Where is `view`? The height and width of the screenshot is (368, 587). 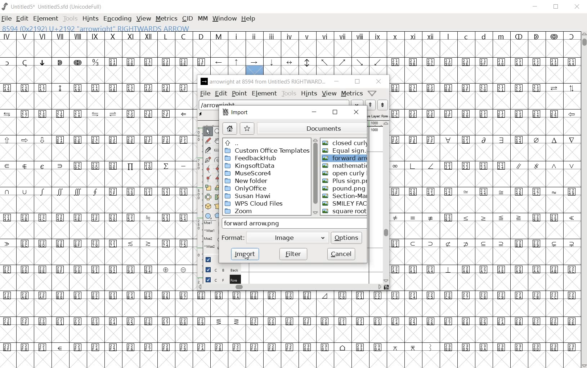 view is located at coordinates (330, 93).